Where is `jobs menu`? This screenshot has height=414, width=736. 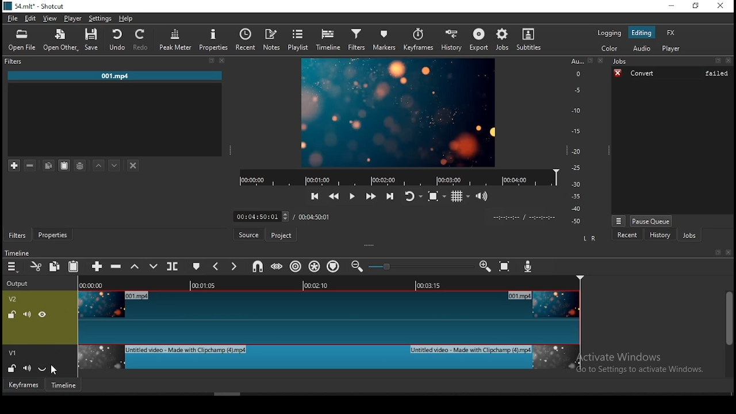 jobs menu is located at coordinates (620, 221).